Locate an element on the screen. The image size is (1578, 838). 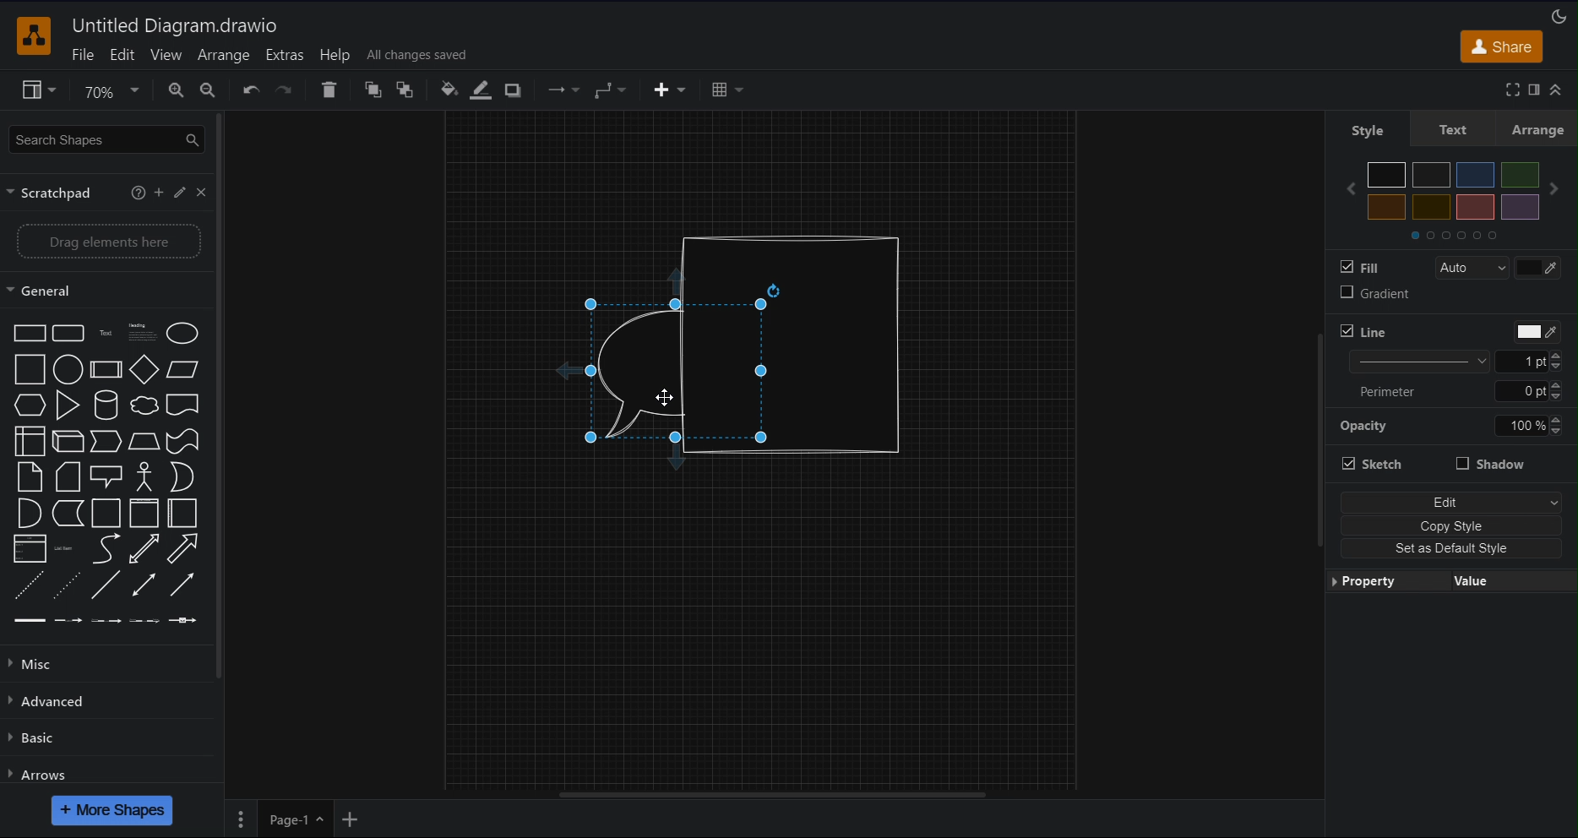
Cylindrical shape is located at coordinates (792, 345).